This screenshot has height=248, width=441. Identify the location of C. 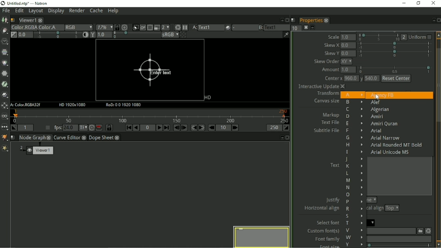
(353, 109).